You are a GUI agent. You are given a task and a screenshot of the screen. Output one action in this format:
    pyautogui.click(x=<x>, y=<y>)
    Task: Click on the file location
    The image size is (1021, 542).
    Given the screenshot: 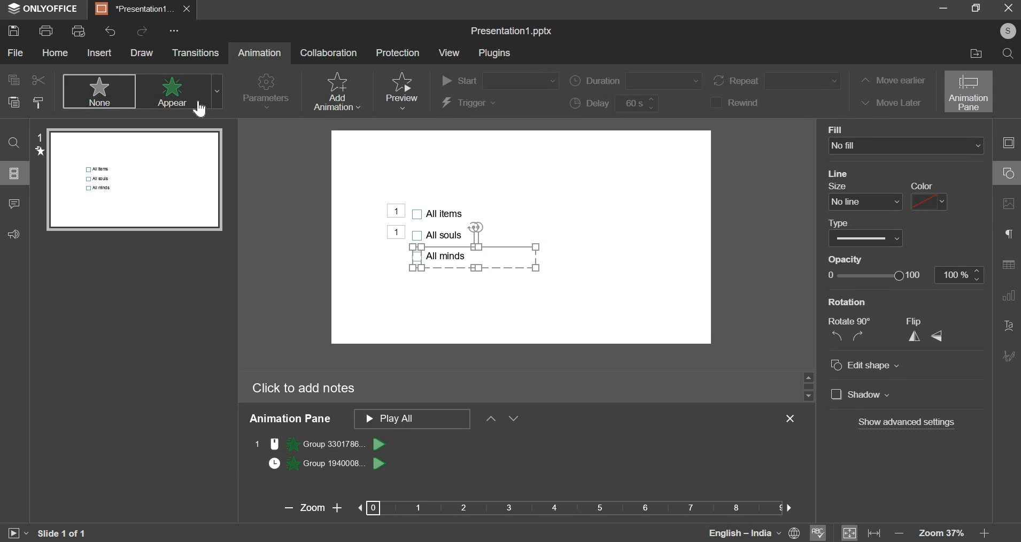 What is the action you would take?
    pyautogui.click(x=972, y=53)
    